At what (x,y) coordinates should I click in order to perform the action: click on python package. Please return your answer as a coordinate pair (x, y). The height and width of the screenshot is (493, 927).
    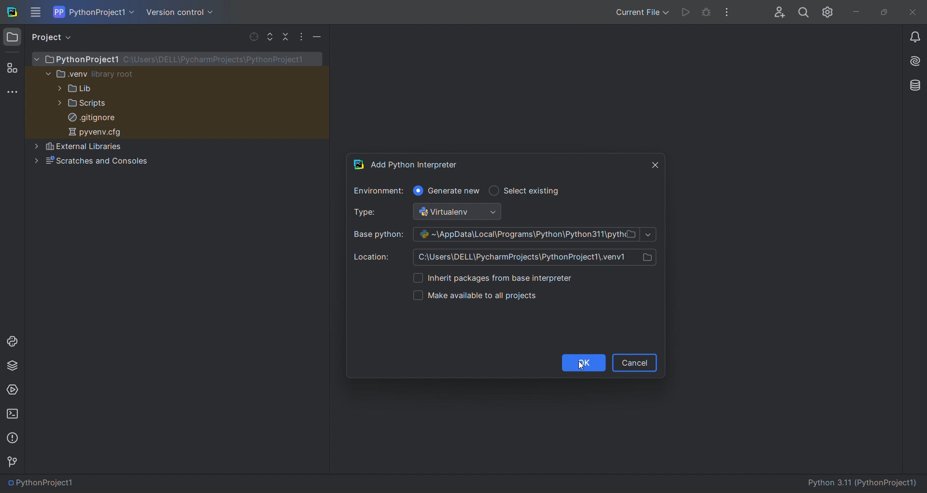
    Looking at the image, I should click on (13, 368).